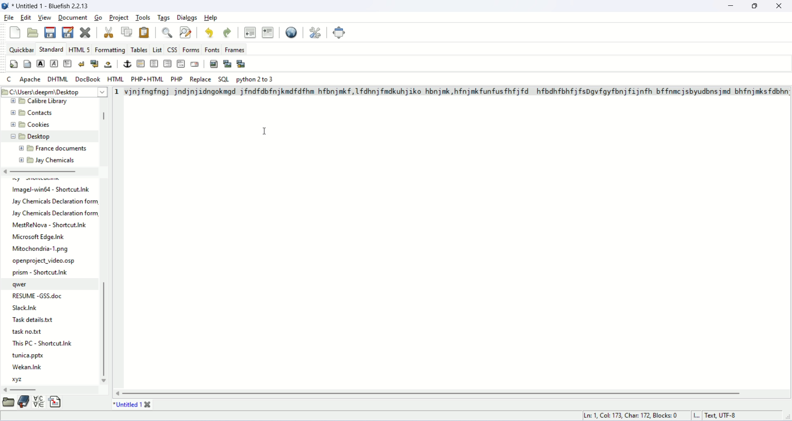  Describe the element at coordinates (224, 79) in the screenshot. I see `SQL` at that location.